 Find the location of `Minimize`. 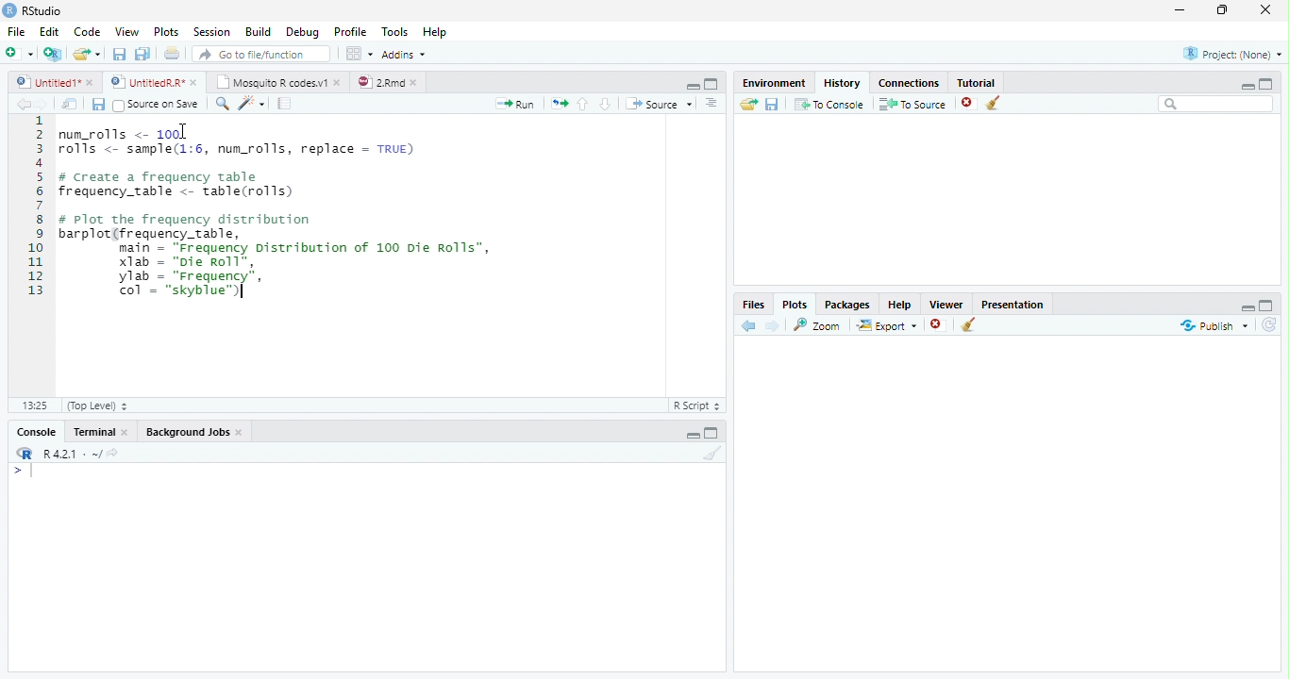

Minimize is located at coordinates (1180, 10).